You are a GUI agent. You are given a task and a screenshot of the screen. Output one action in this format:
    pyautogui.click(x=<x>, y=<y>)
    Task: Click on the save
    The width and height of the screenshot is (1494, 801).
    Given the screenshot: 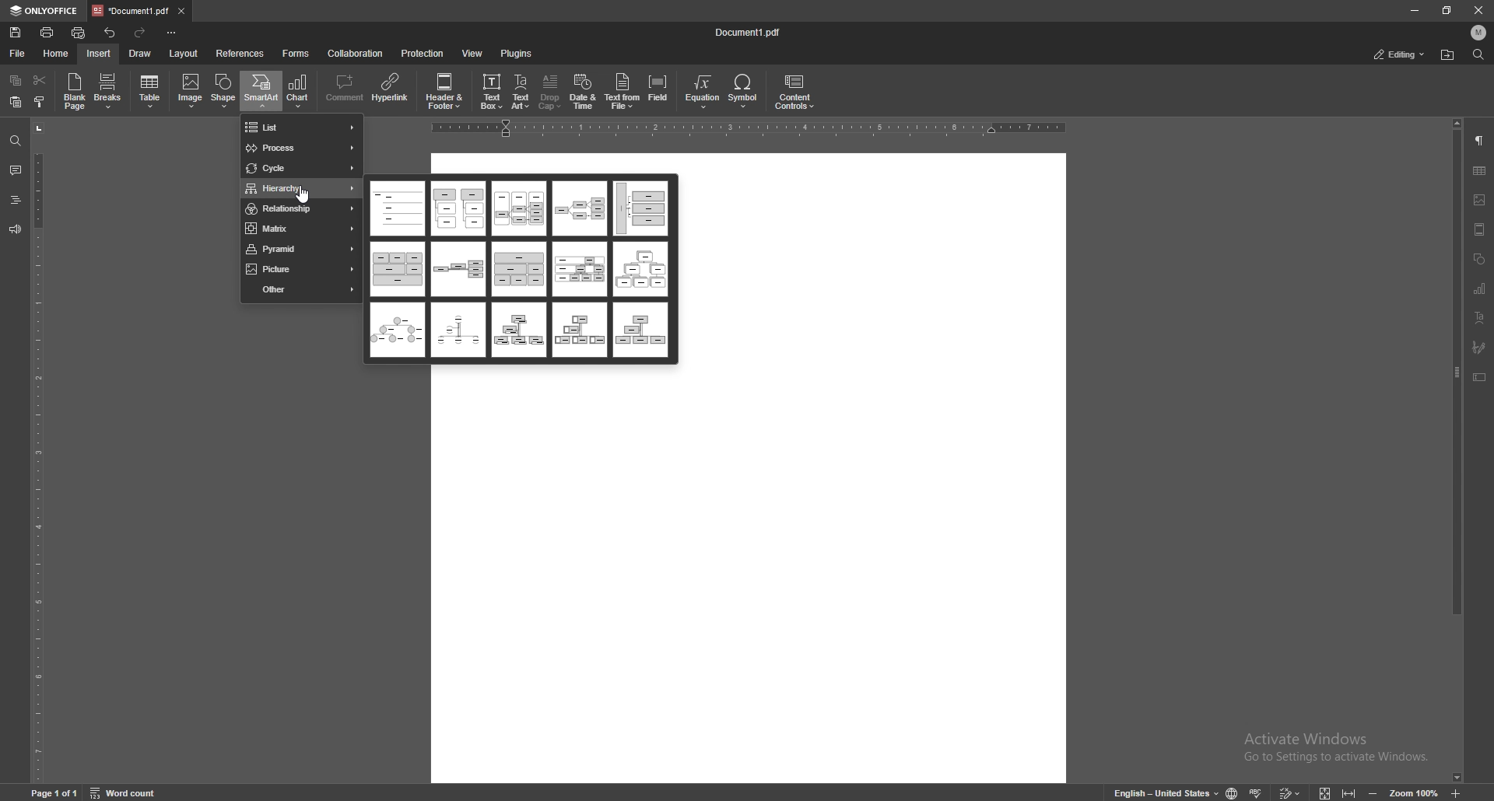 What is the action you would take?
    pyautogui.click(x=16, y=33)
    